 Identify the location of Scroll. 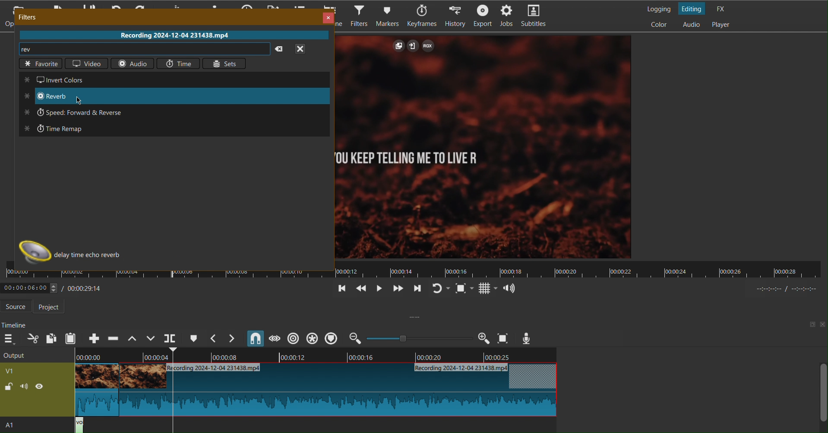
(821, 397).